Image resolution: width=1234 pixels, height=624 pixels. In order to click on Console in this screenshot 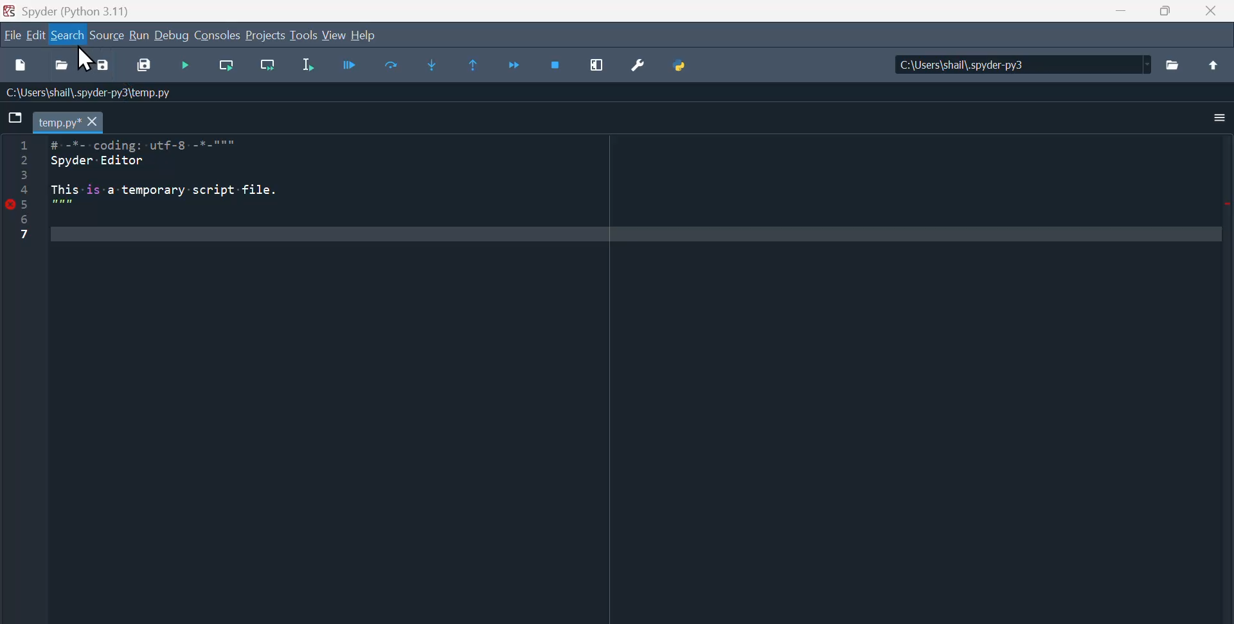, I will do `click(219, 37)`.